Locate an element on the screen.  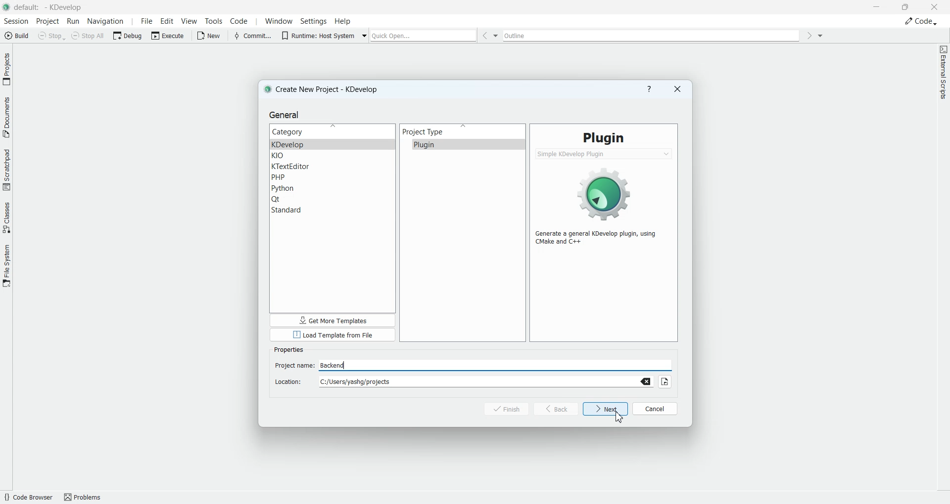
KTextEditor is located at coordinates (332, 167).